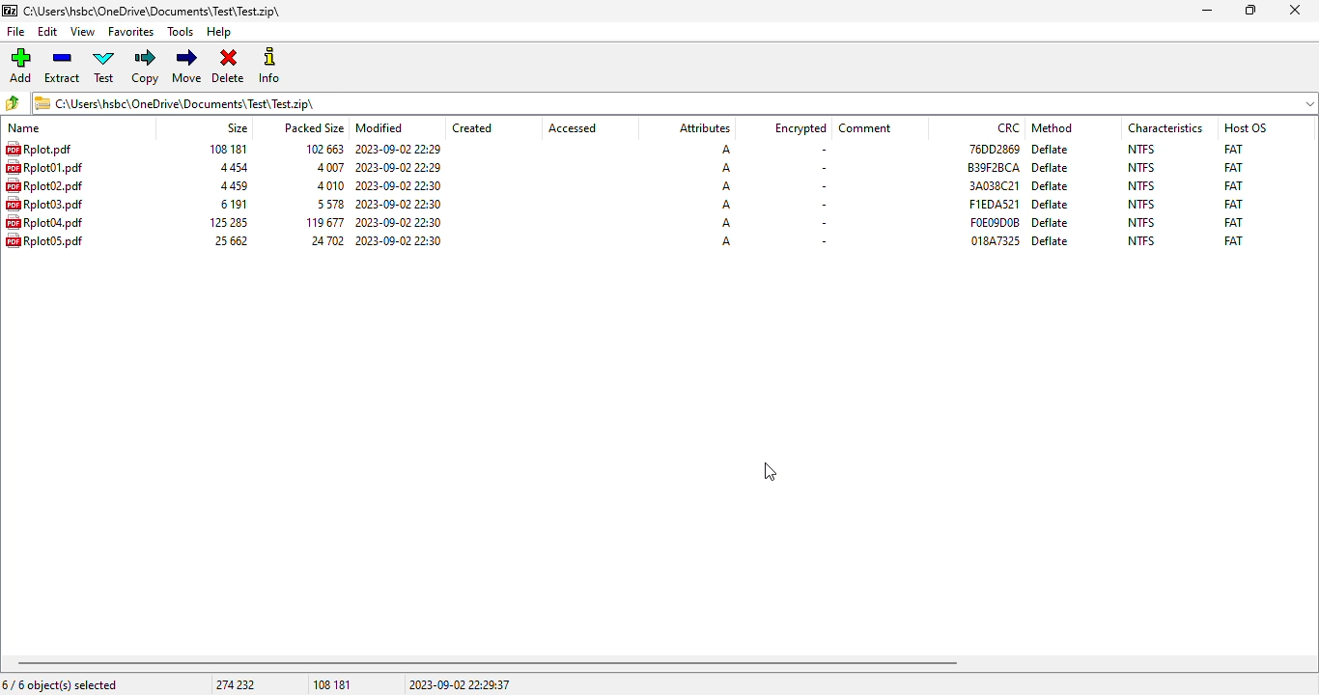  I want to click on modified date & time, so click(399, 222).